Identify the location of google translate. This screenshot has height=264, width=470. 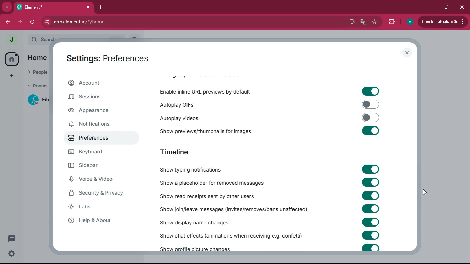
(365, 22).